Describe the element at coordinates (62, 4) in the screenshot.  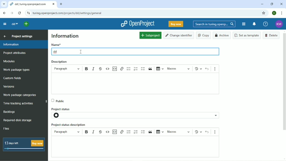
I see `New tab` at that location.